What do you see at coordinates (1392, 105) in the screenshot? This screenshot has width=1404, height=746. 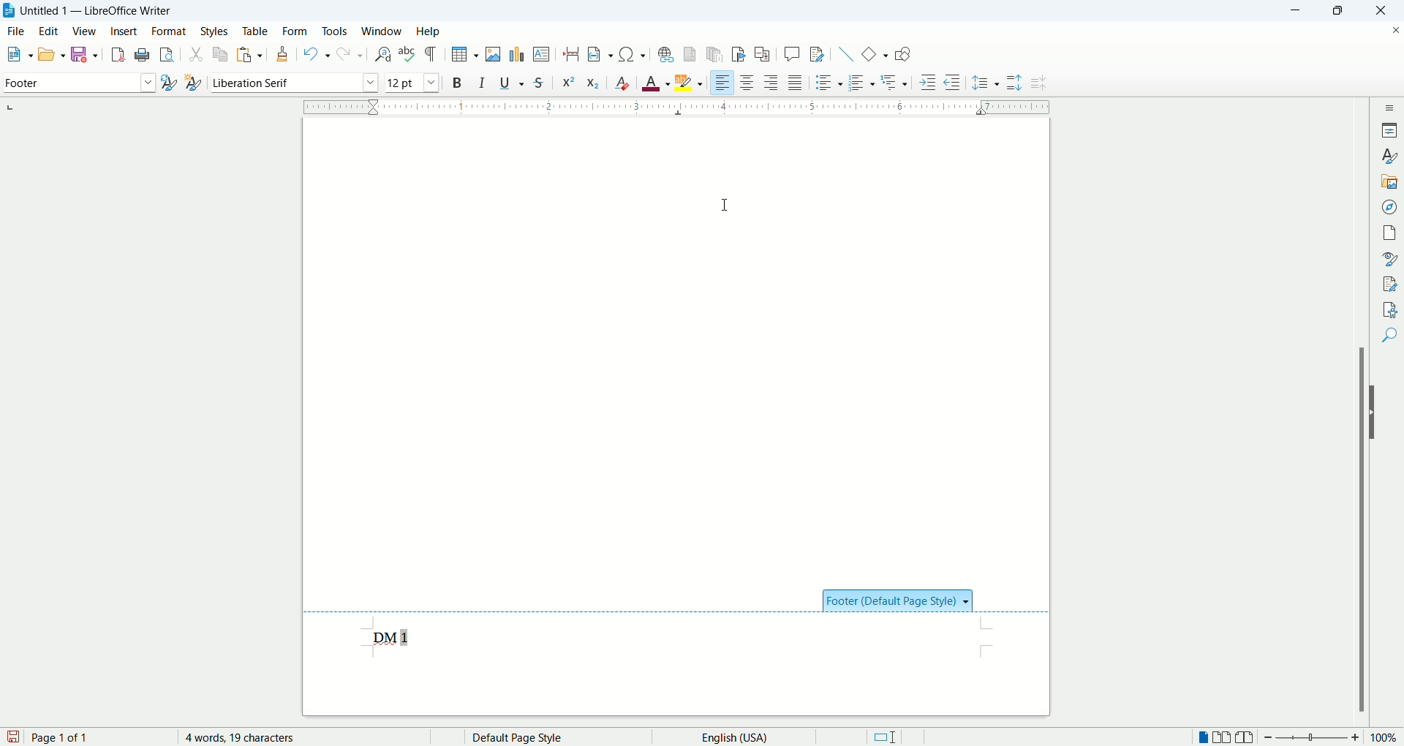 I see `sidebar settings` at bounding box center [1392, 105].